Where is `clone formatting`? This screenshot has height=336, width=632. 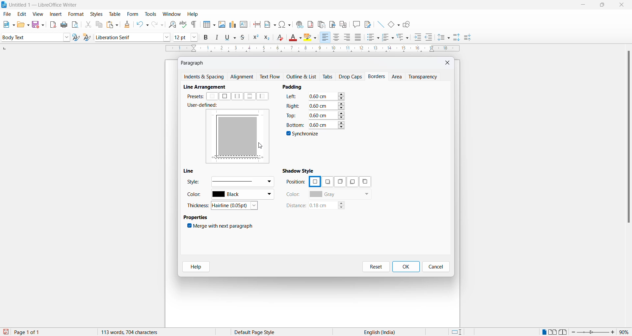
clone formatting is located at coordinates (126, 24).